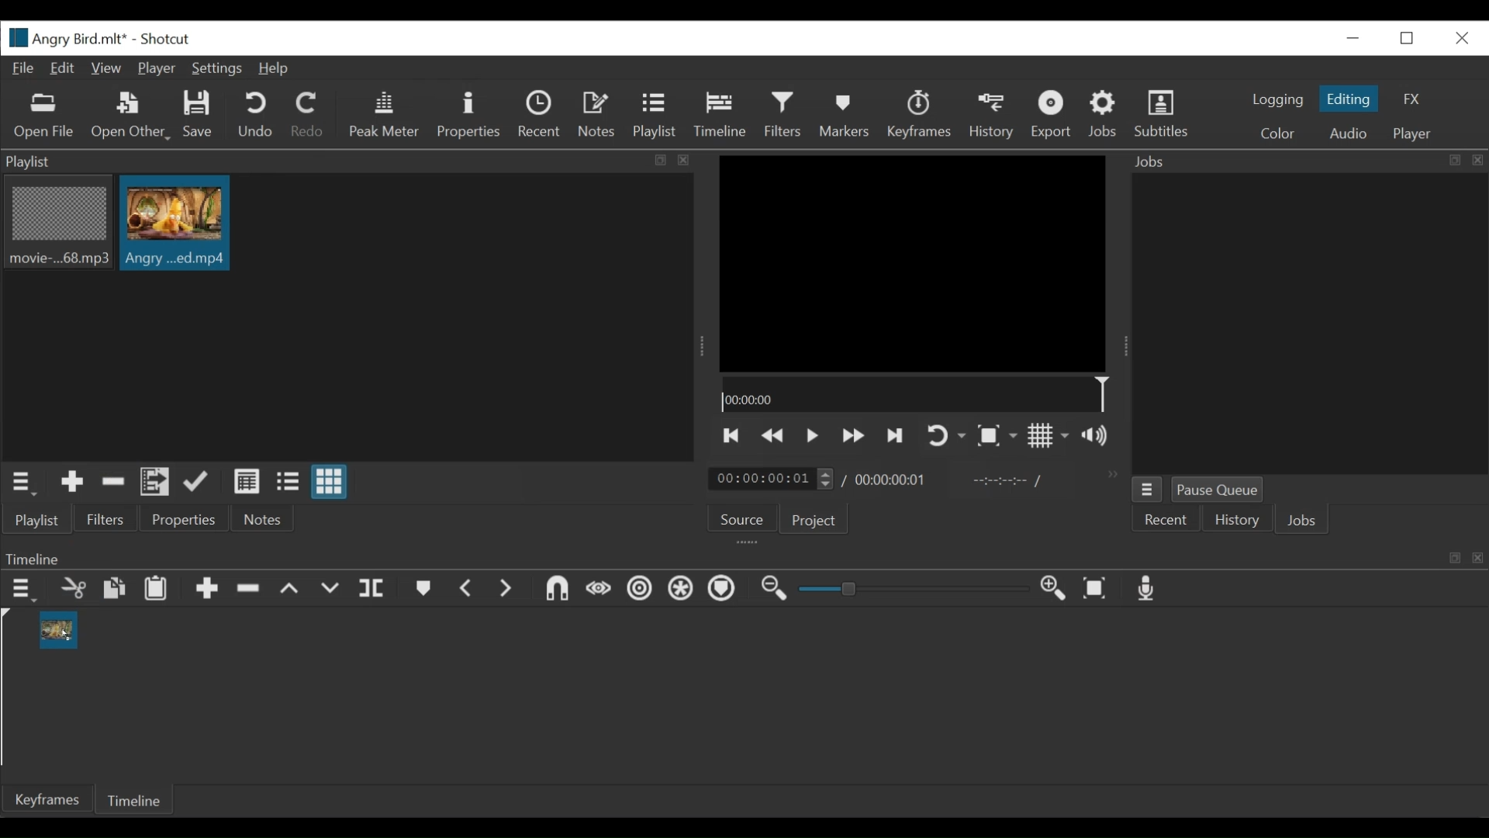 The image size is (1489, 838). Describe the element at coordinates (1304, 520) in the screenshot. I see `Jobs` at that location.